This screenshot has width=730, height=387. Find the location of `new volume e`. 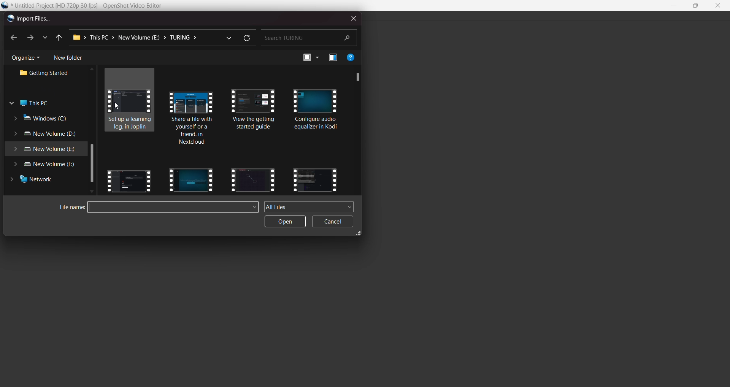

new volume e is located at coordinates (44, 149).